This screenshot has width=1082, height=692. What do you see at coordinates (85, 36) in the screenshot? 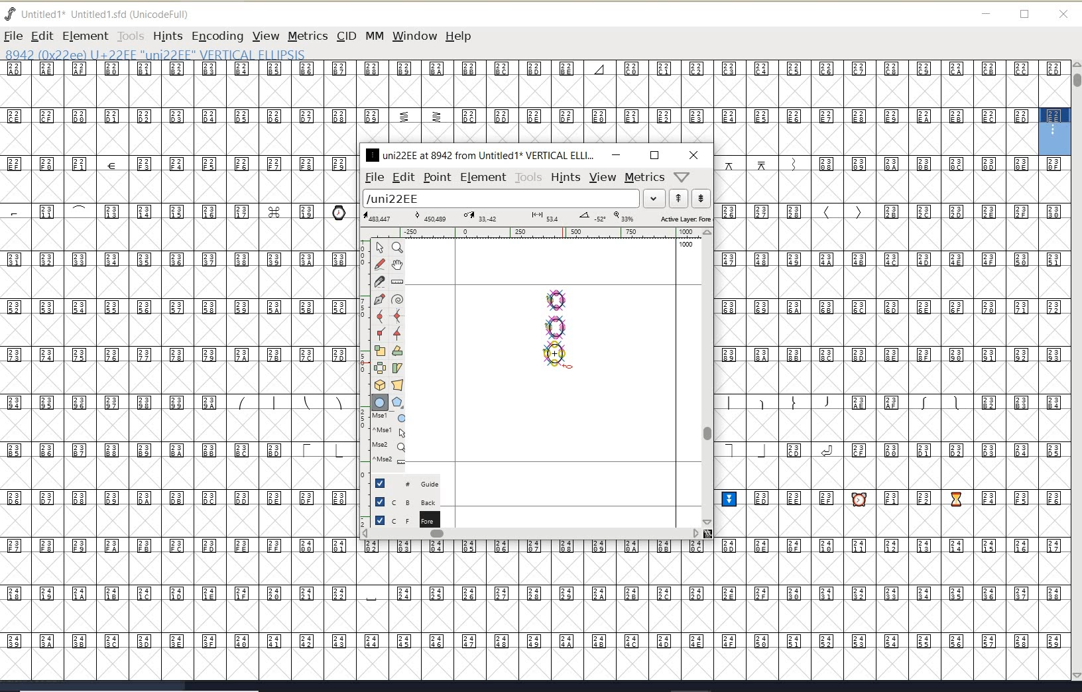
I see `ELEMENT` at bounding box center [85, 36].